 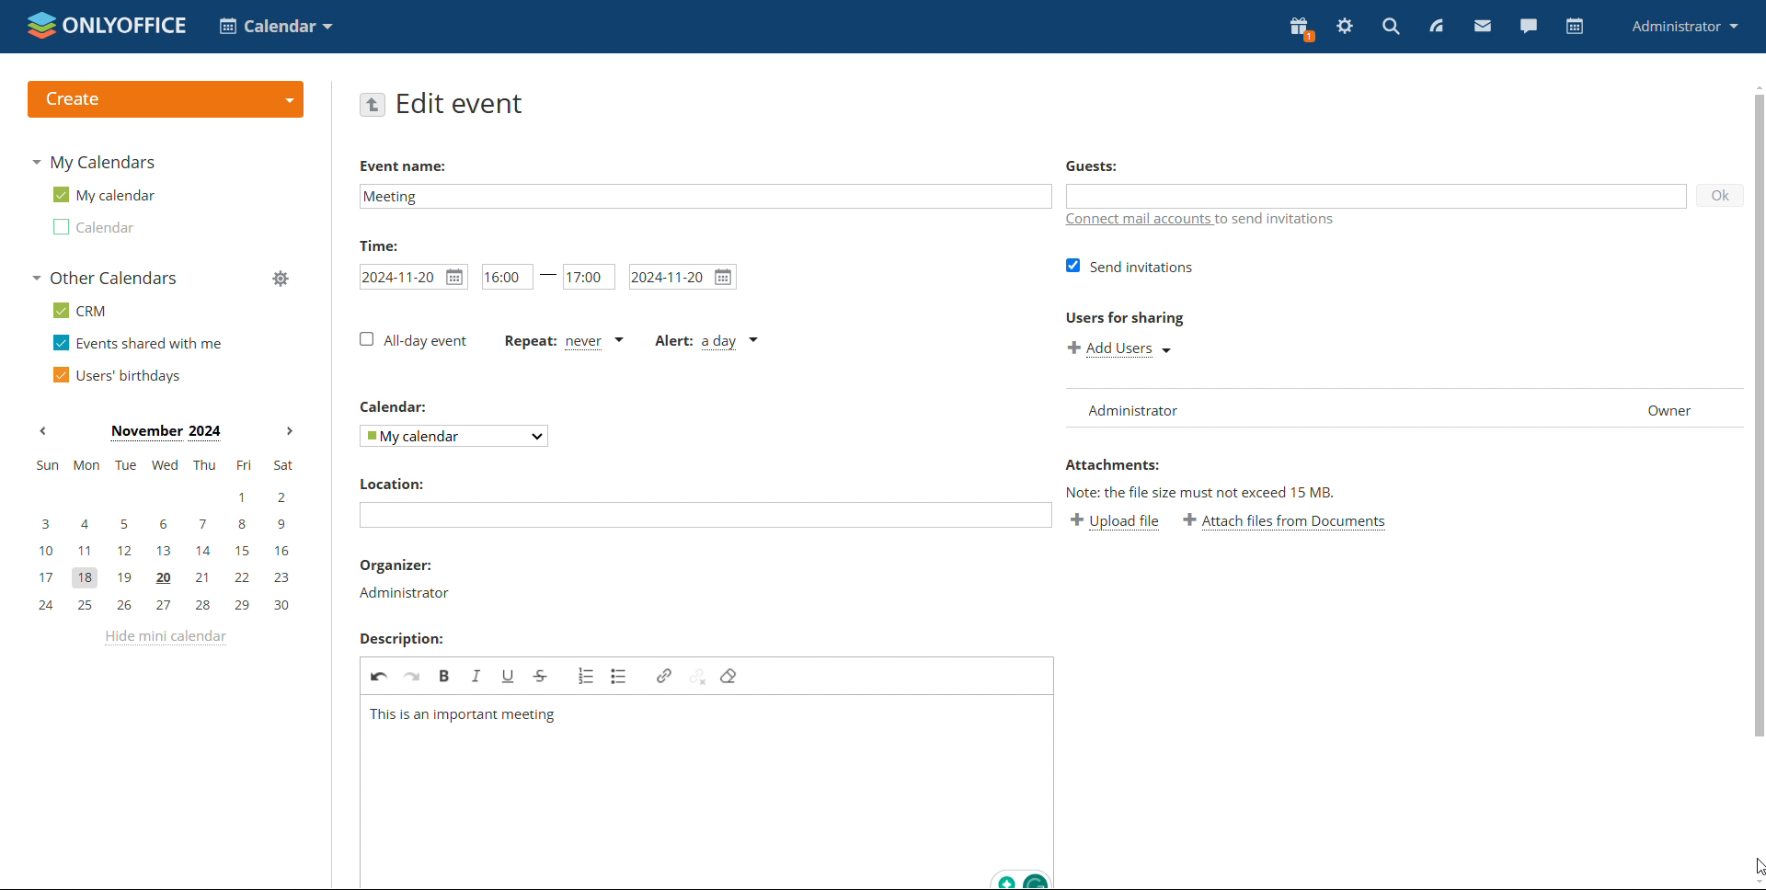 What do you see at coordinates (394, 408) in the screenshot?
I see `calendar` at bounding box center [394, 408].